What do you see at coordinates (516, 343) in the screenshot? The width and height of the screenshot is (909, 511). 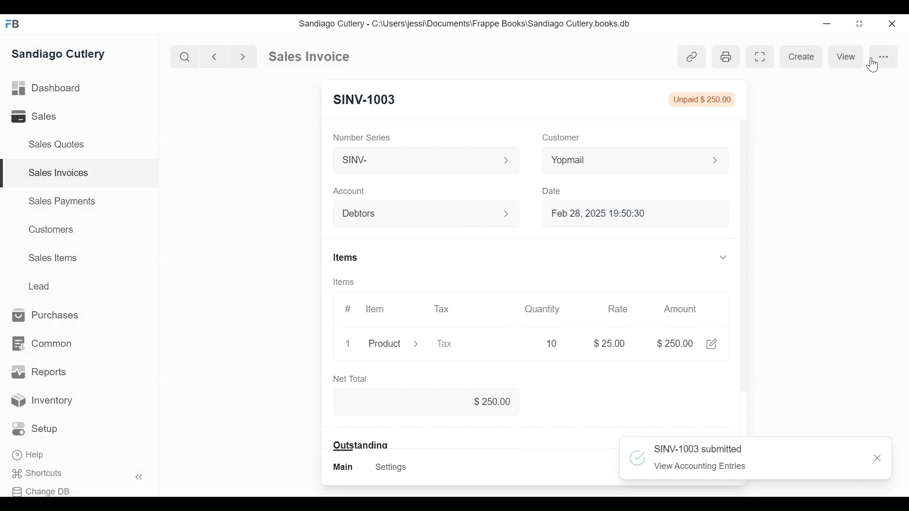 I see `1 Product > Tax 10 $25.00 $250.00` at bounding box center [516, 343].